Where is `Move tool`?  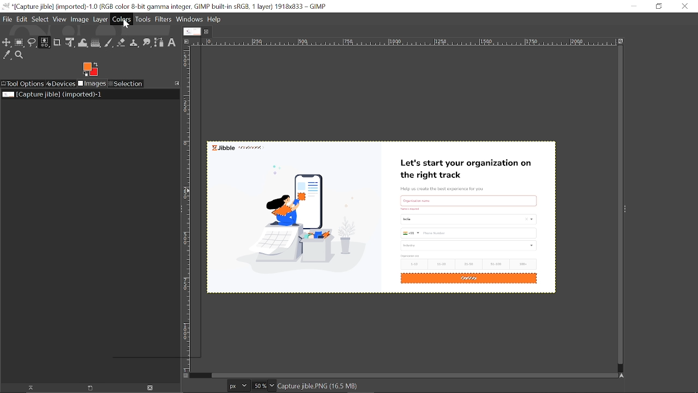
Move tool is located at coordinates (7, 43).